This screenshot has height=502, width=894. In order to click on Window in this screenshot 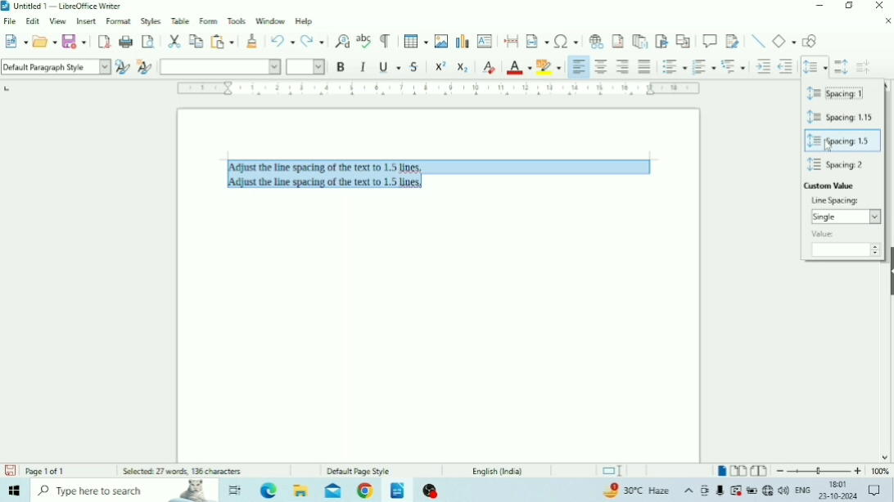, I will do `click(271, 20)`.